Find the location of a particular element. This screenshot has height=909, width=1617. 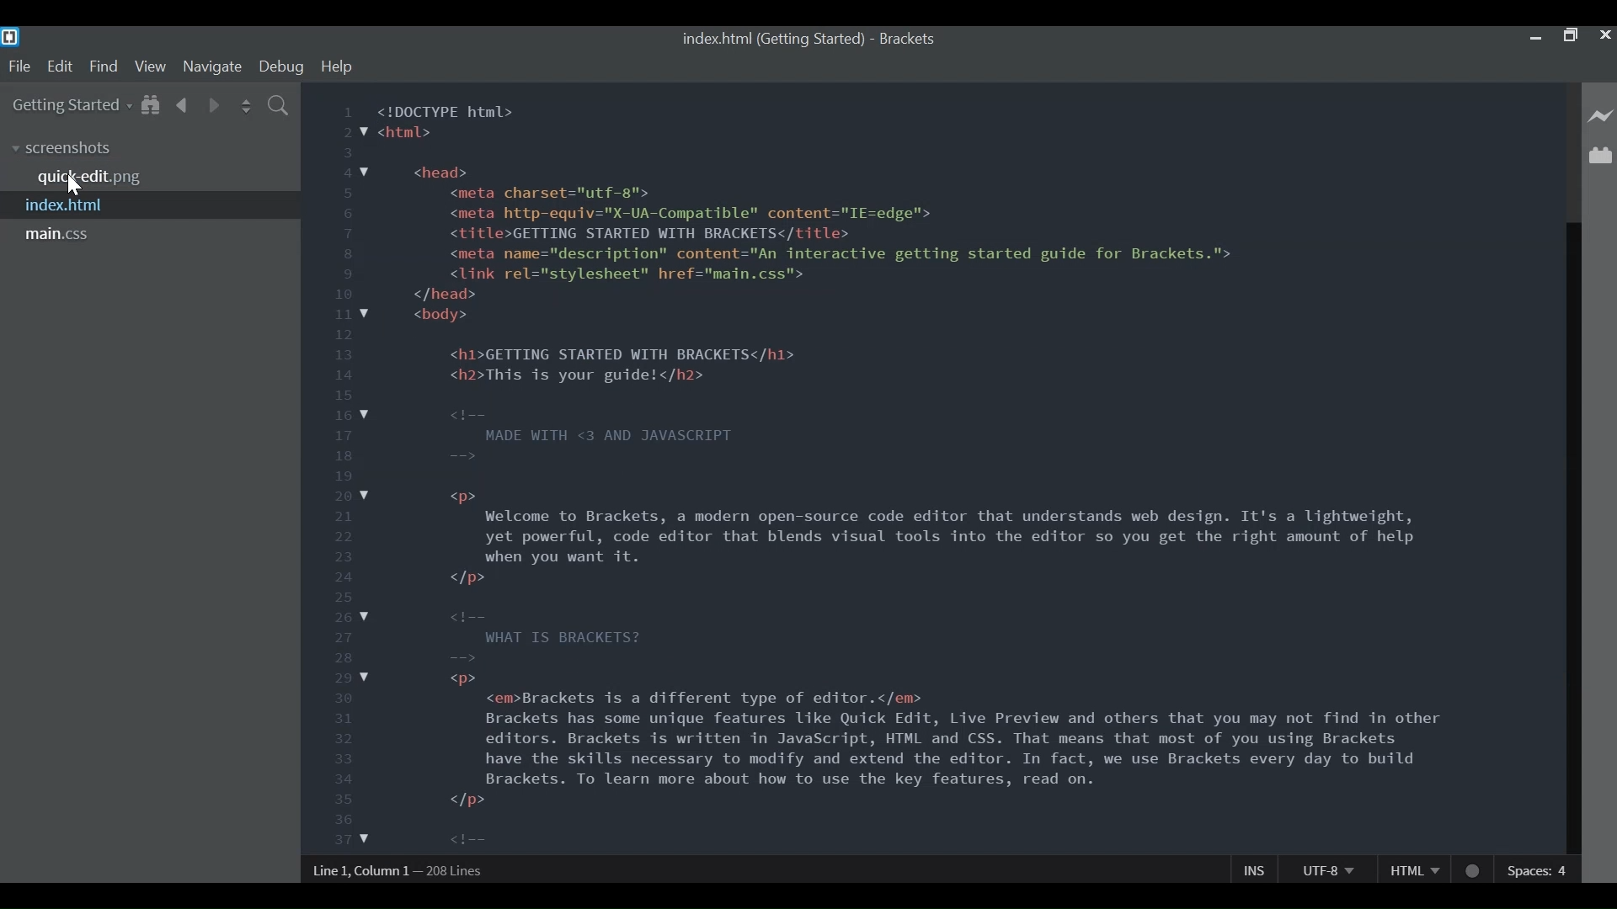

Vertical Scroll bar is located at coordinates (1570, 539).